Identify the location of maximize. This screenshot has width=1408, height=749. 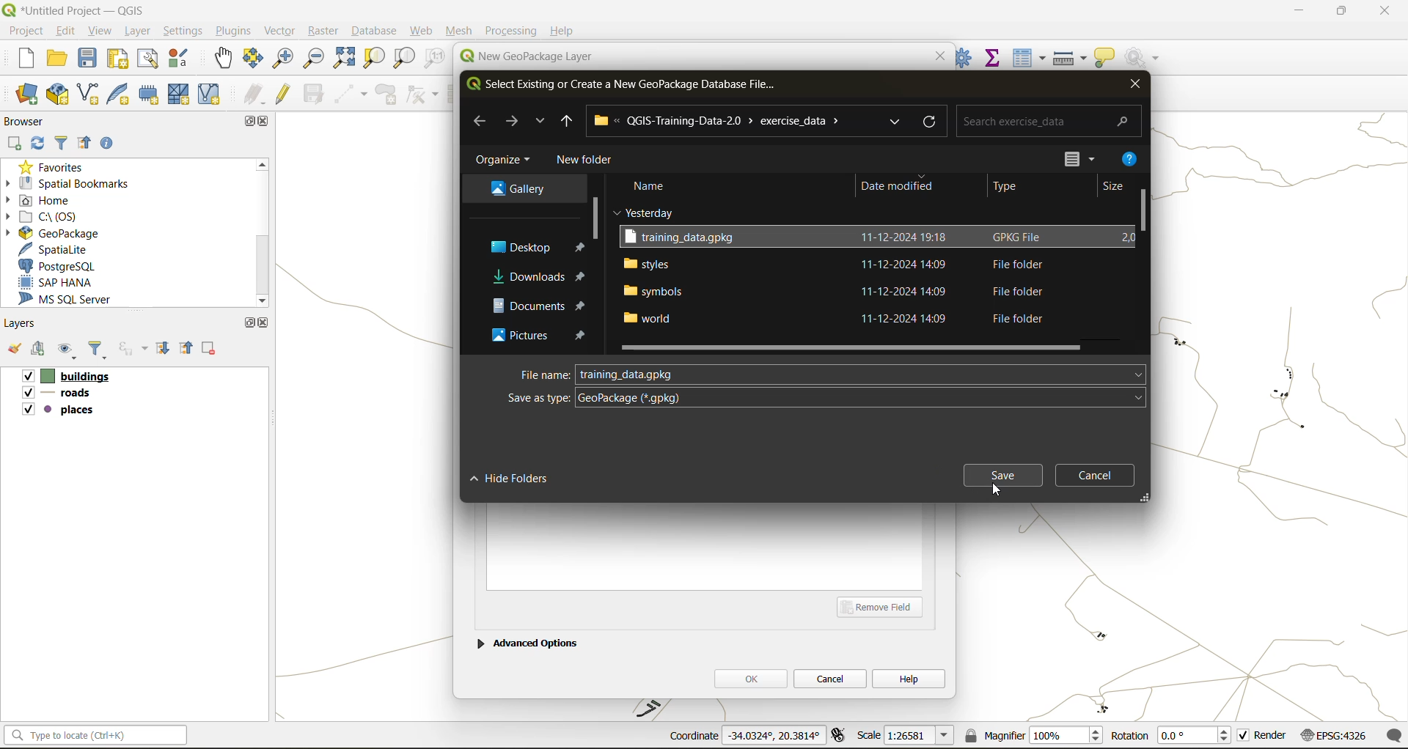
(246, 121).